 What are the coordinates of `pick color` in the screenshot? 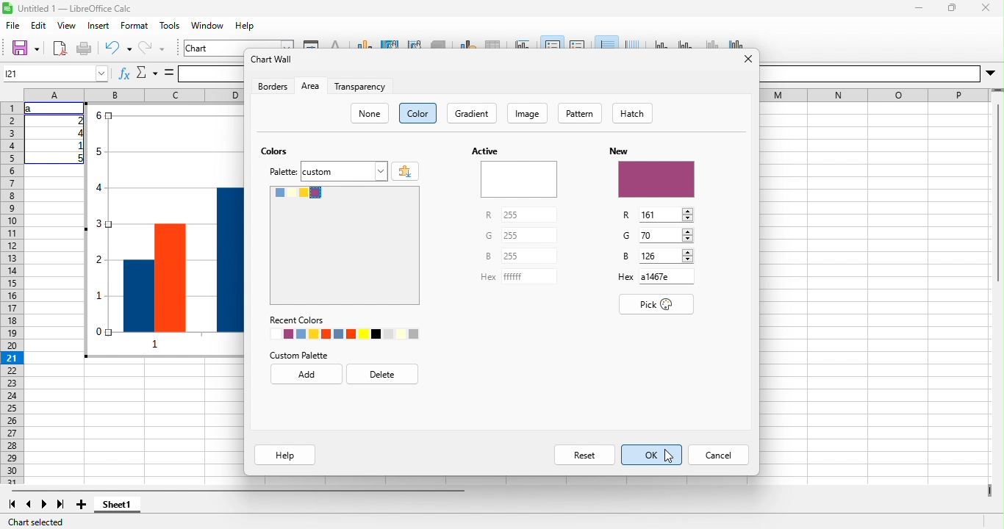 It's located at (656, 304).